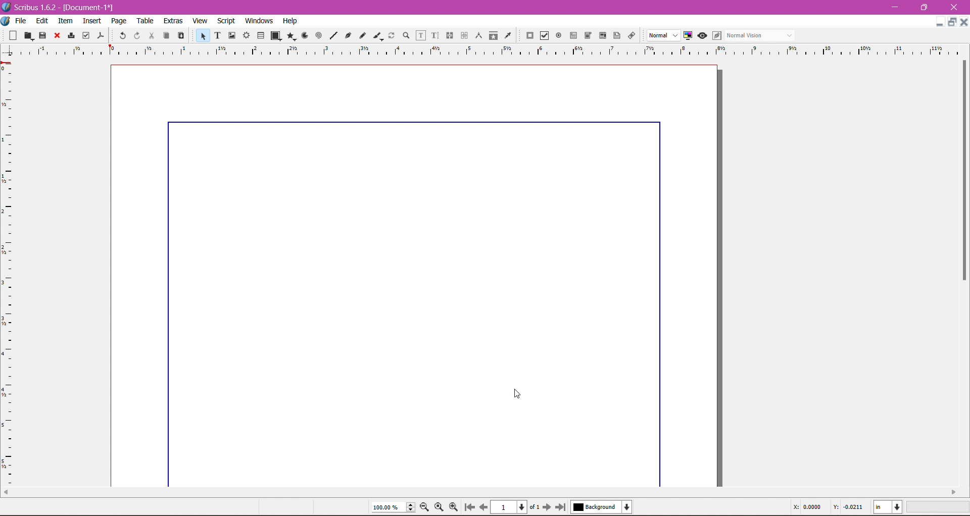  Describe the element at coordinates (349, 36) in the screenshot. I see `Bezier Curve` at that location.